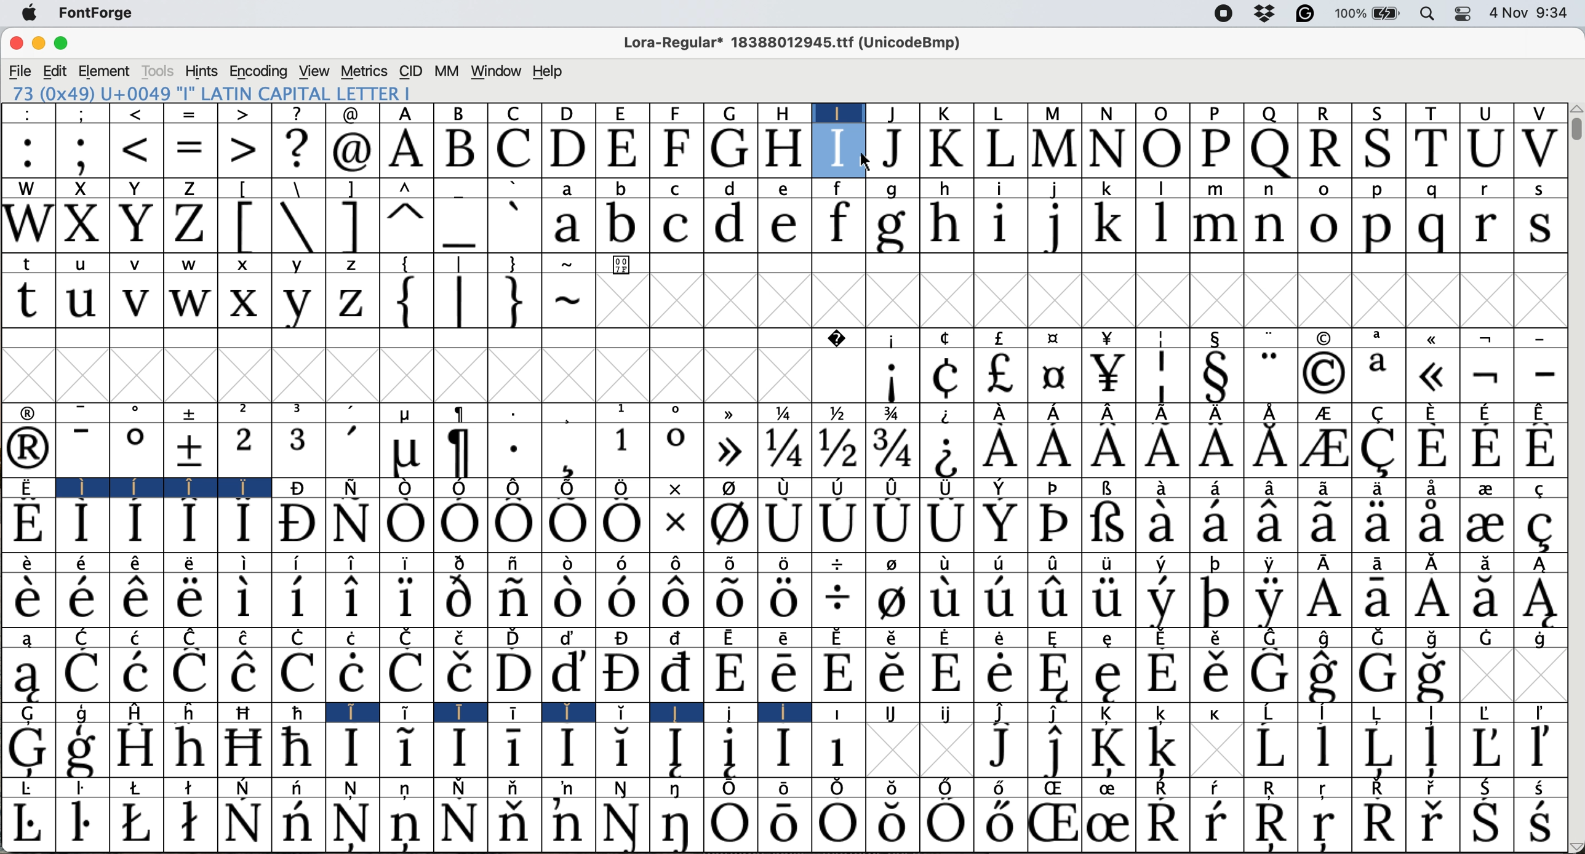 The height and width of the screenshot is (854, 1585). Describe the element at coordinates (1541, 749) in the screenshot. I see `Symbol` at that location.